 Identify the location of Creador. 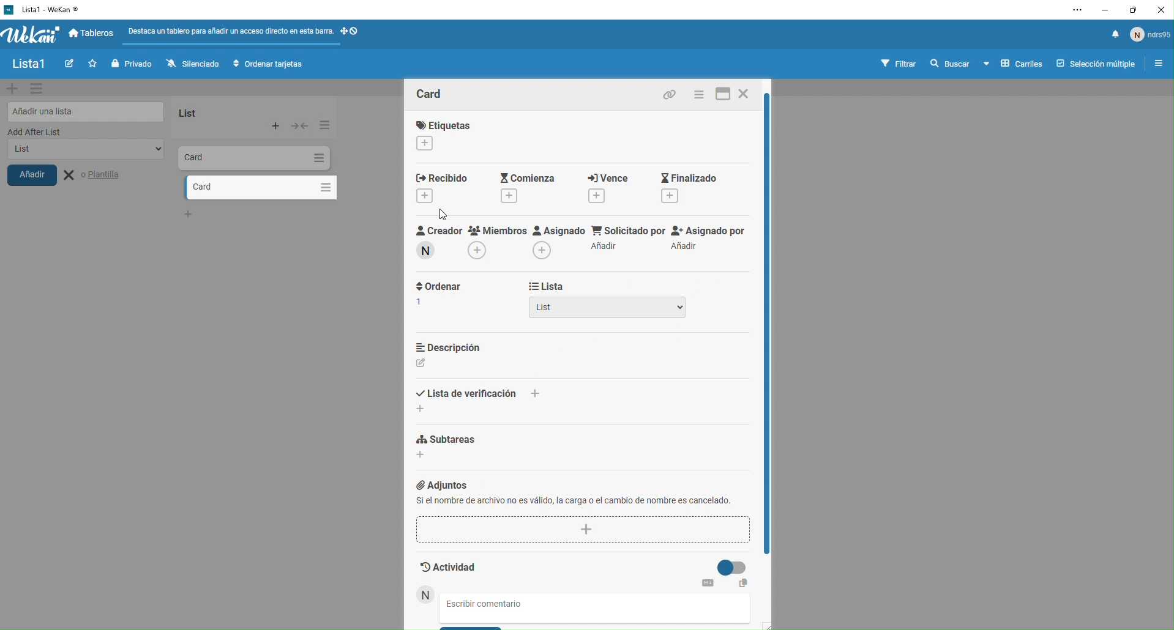
(436, 244).